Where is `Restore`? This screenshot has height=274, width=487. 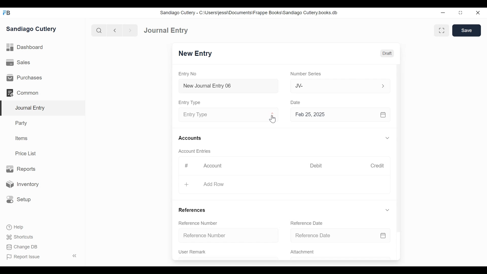 Restore is located at coordinates (461, 12).